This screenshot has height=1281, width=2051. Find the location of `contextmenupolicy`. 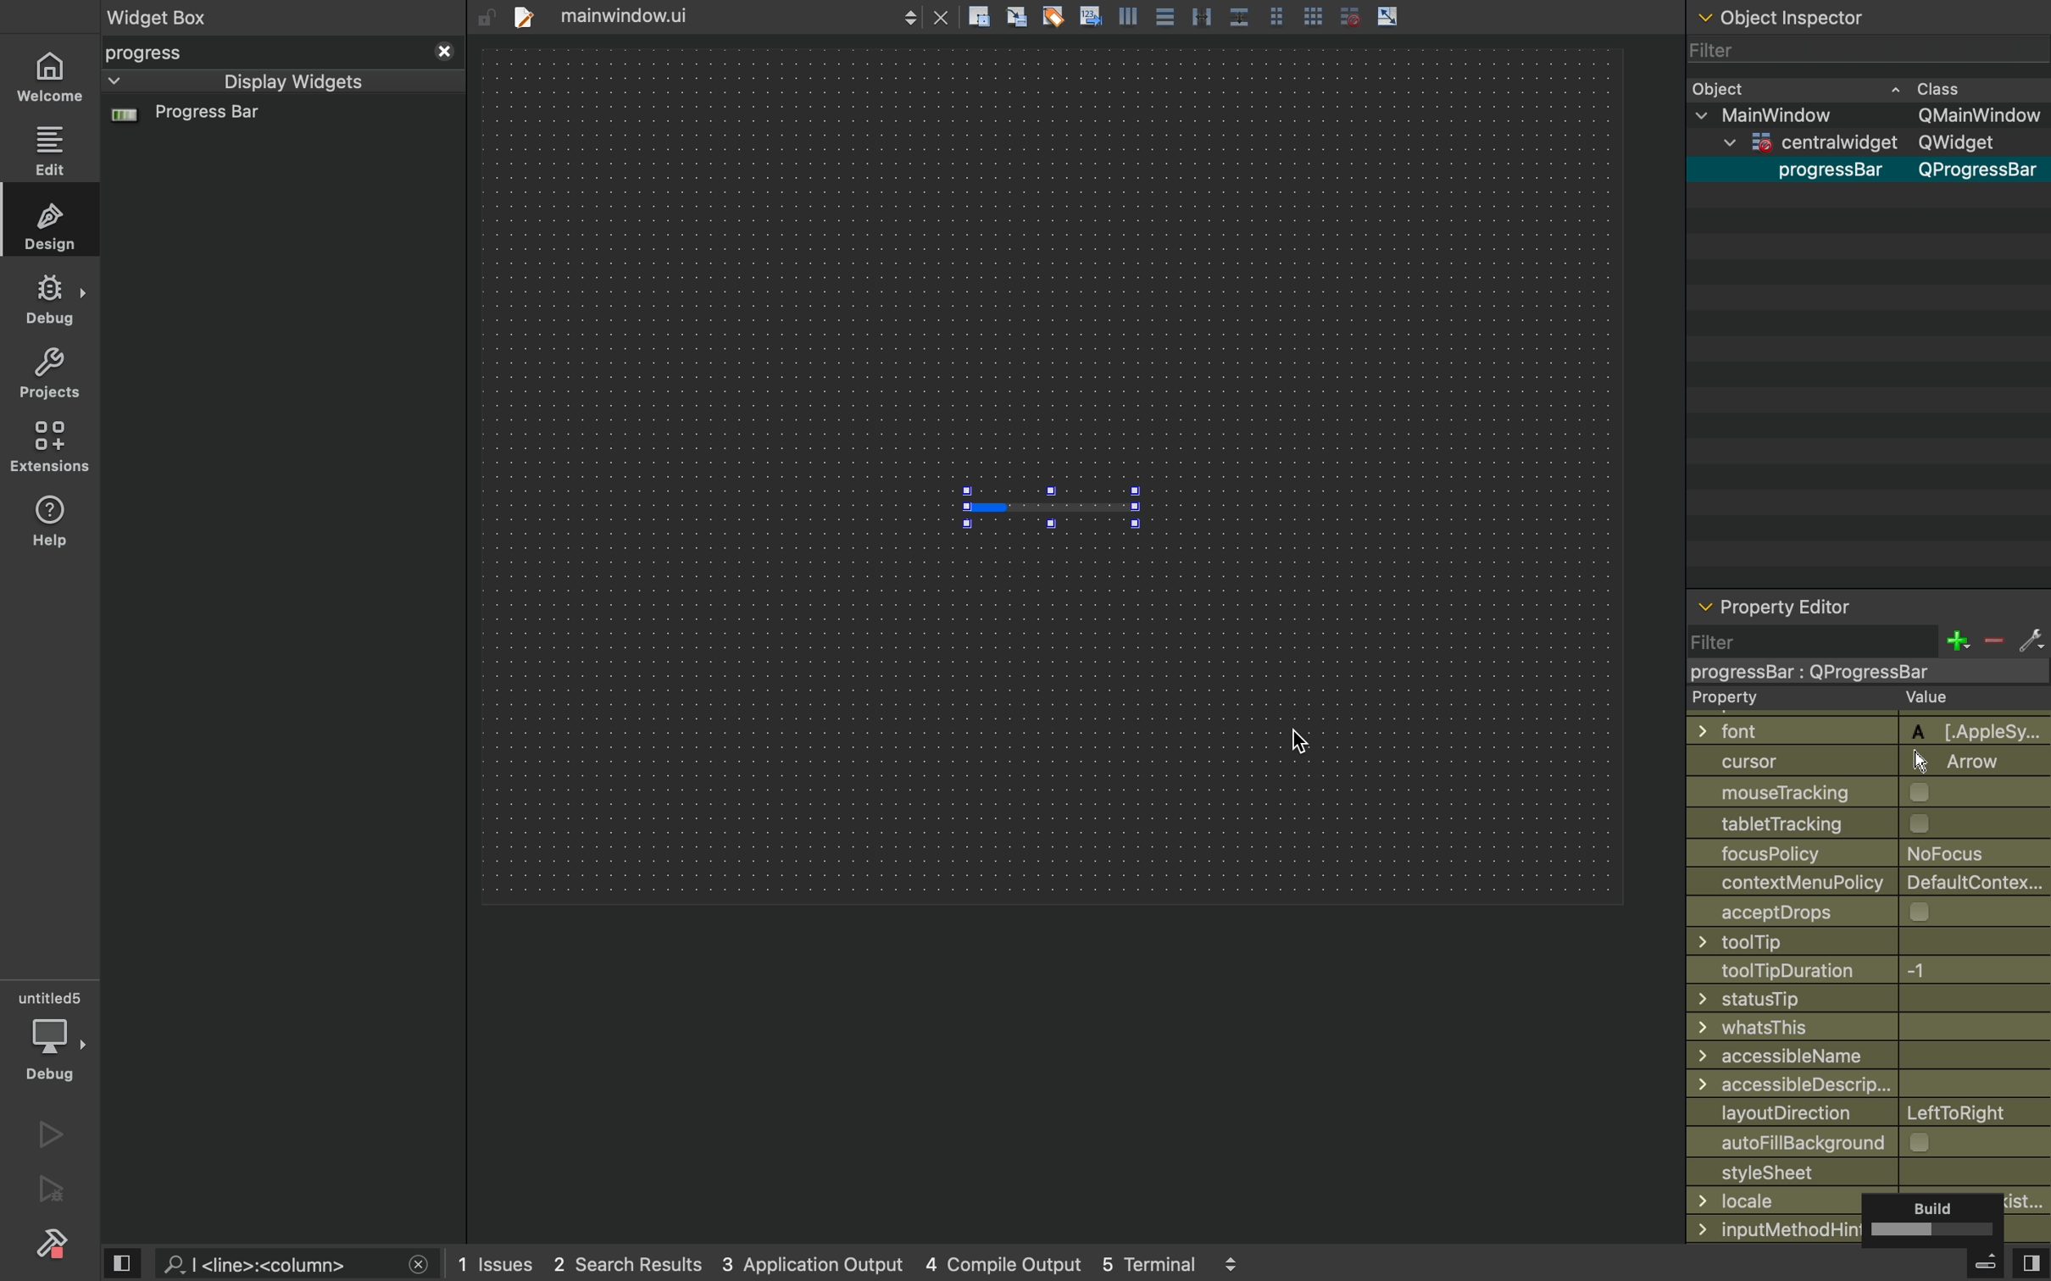

contextmenupolicy is located at coordinates (1870, 881).